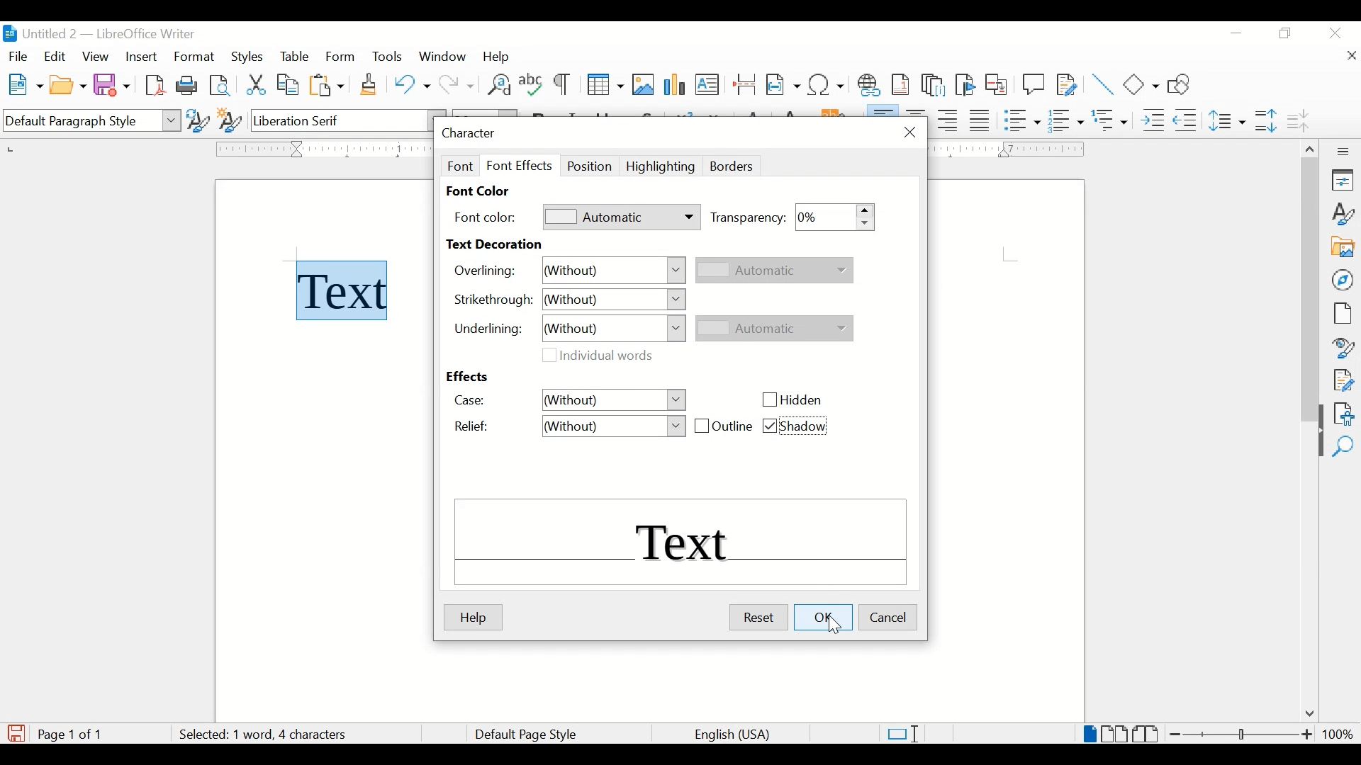 The width and height of the screenshot is (1361, 765). What do you see at coordinates (613, 426) in the screenshot?
I see `relief drop down menu` at bounding box center [613, 426].